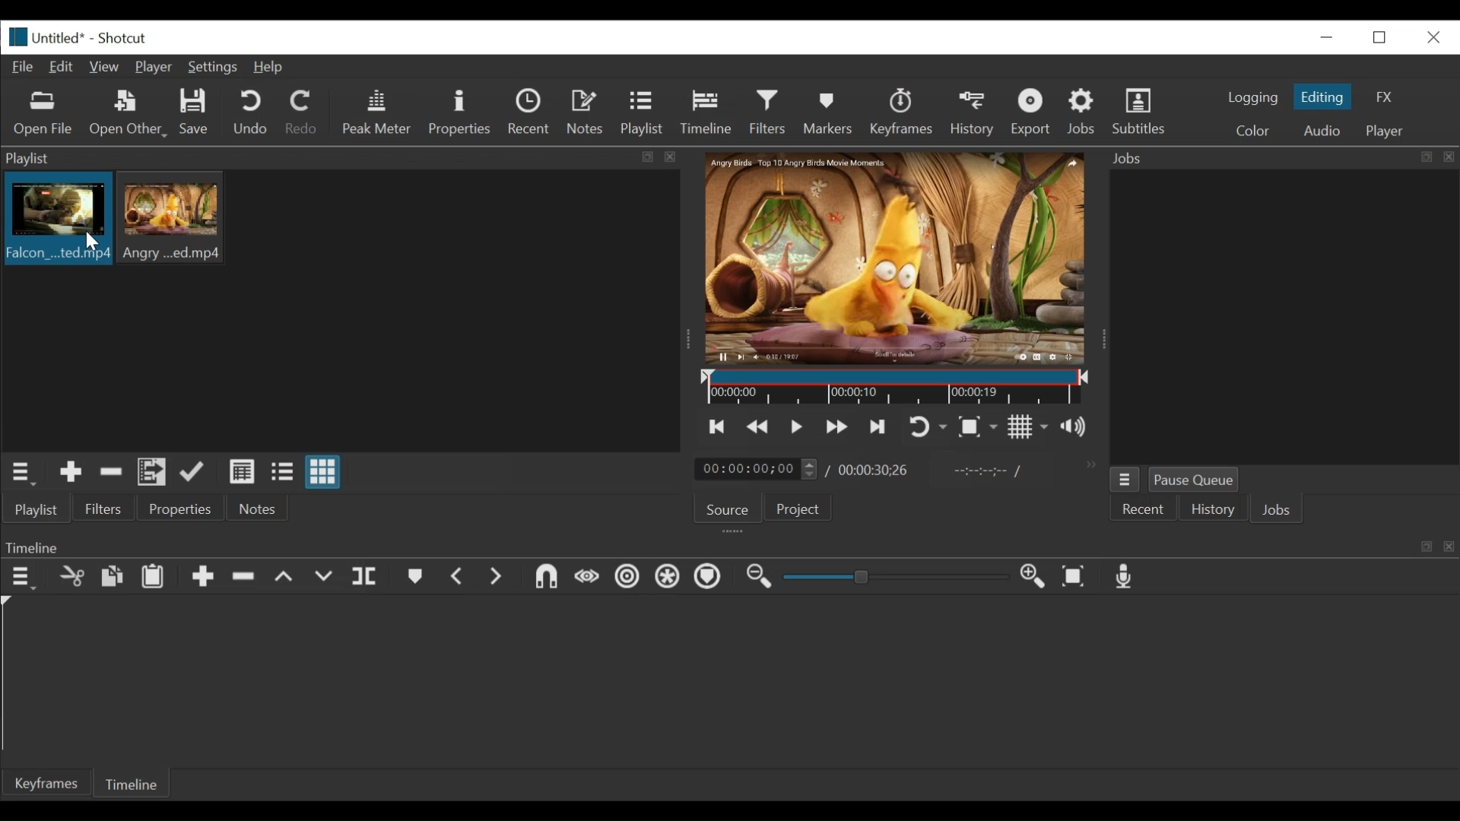  Describe the element at coordinates (1252, 97) in the screenshot. I see `logging` at that location.